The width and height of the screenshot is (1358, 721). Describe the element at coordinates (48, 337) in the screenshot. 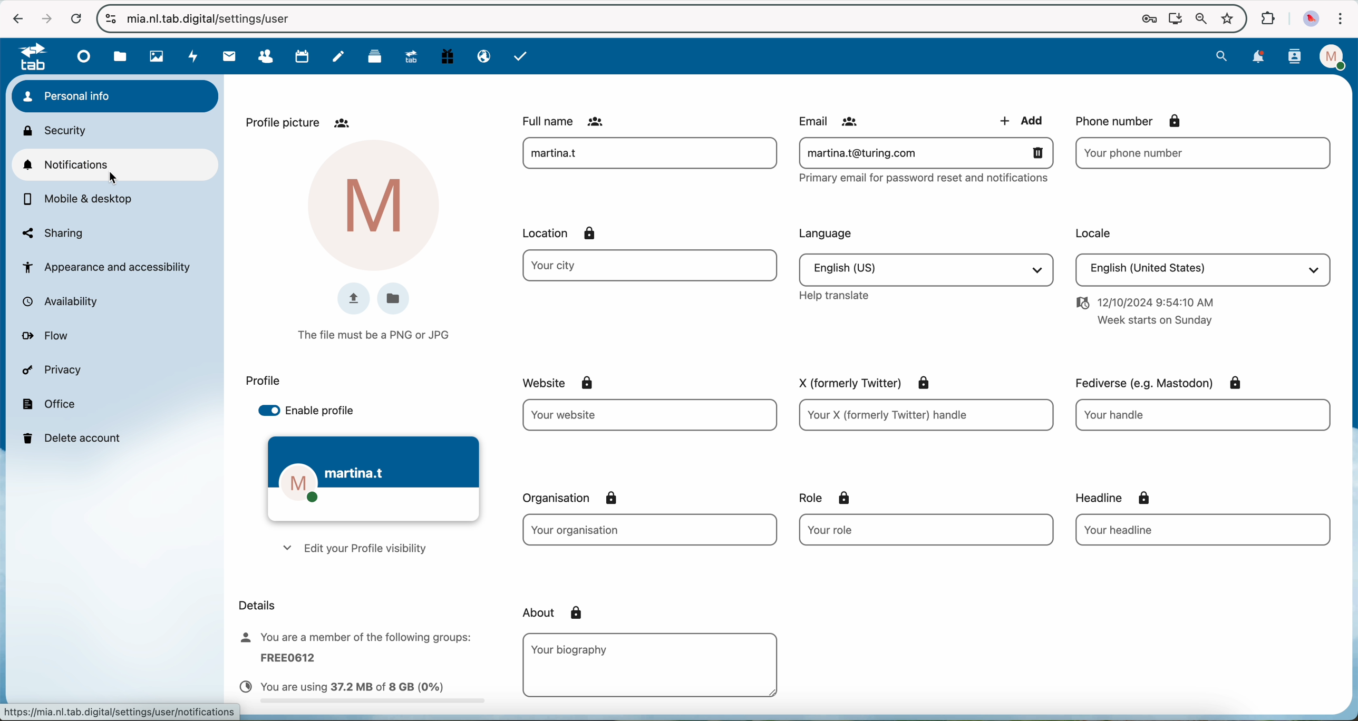

I see `flow` at that location.